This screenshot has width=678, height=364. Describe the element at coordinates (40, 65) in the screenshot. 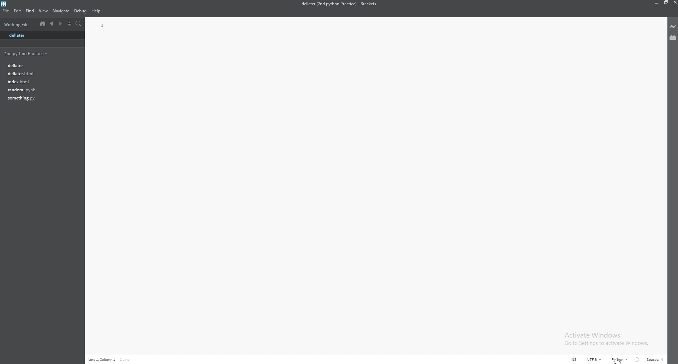

I see `file` at that location.